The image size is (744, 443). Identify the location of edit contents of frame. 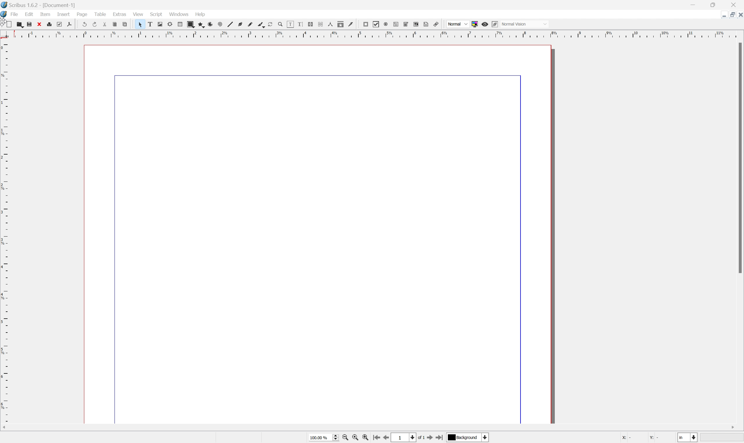
(290, 24).